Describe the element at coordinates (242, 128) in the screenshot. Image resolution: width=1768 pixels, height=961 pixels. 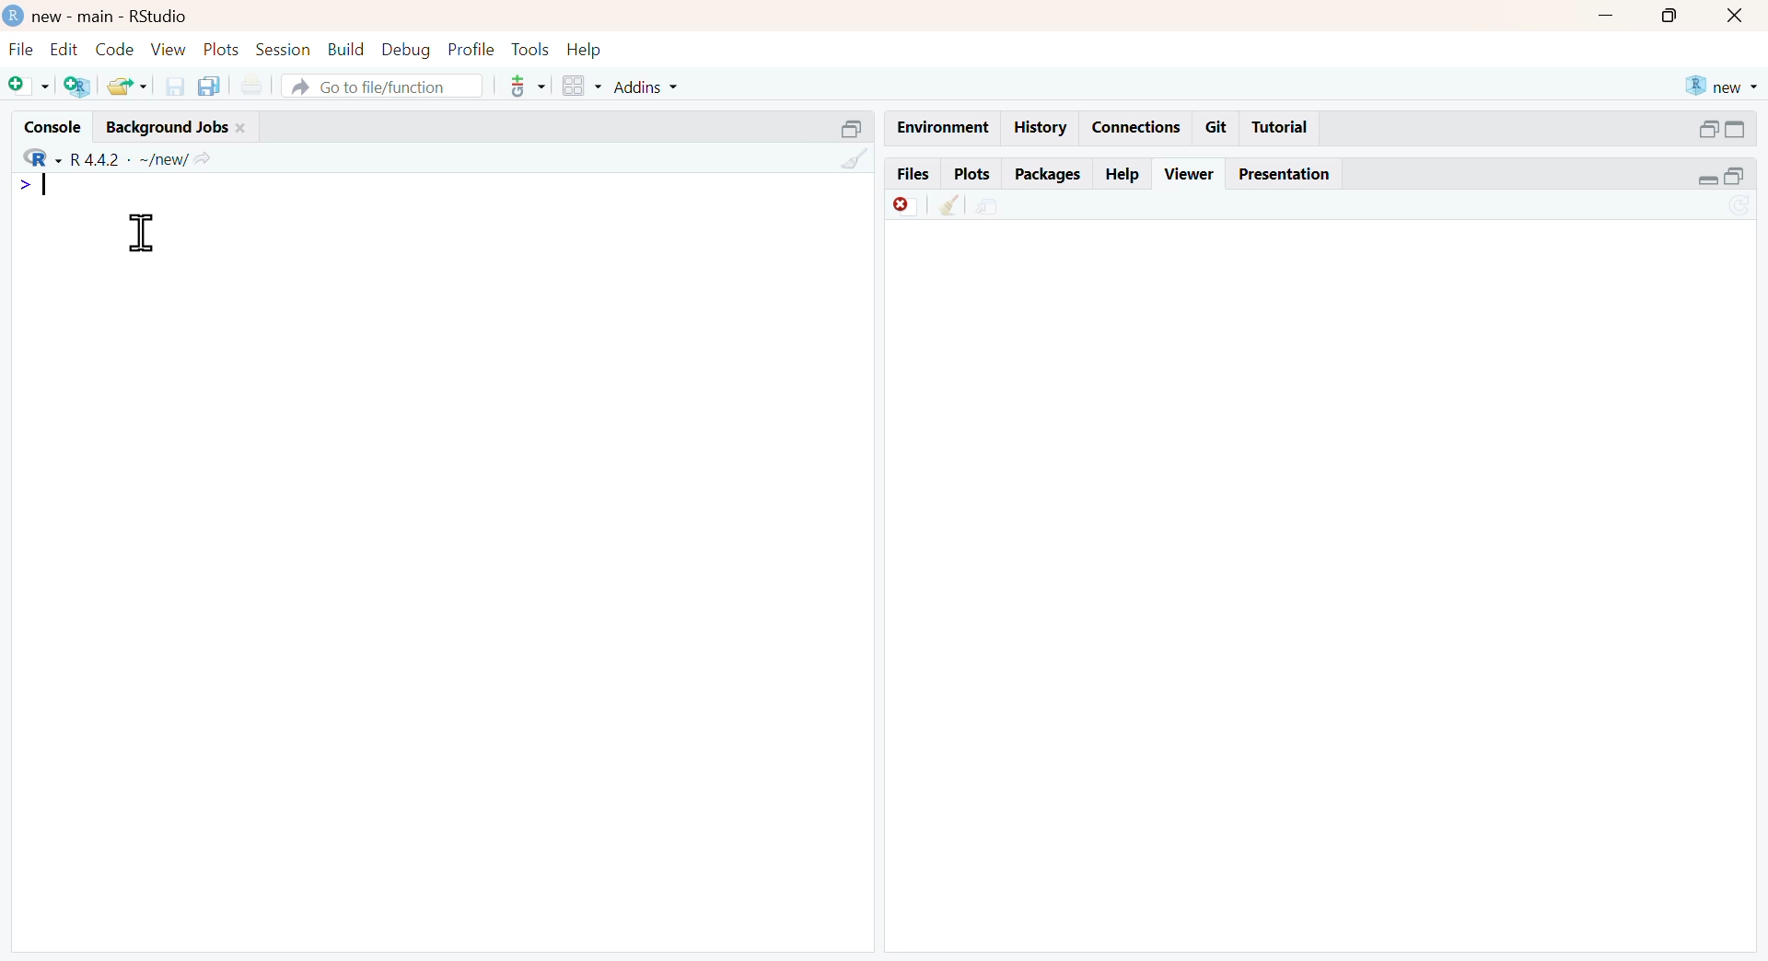
I see `close` at that location.